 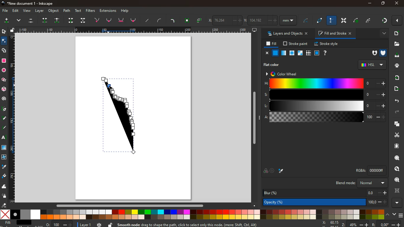 I want to click on base, so click(x=122, y=20).